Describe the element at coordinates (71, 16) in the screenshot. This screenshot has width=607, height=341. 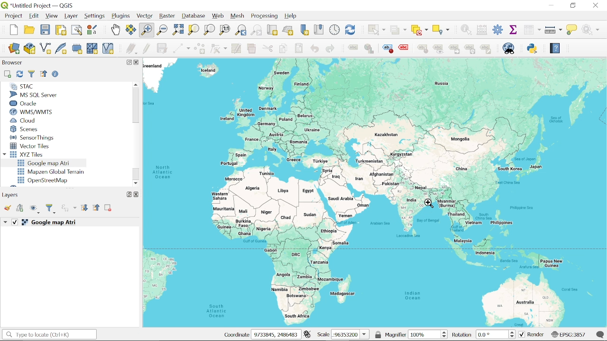
I see `Layer` at that location.